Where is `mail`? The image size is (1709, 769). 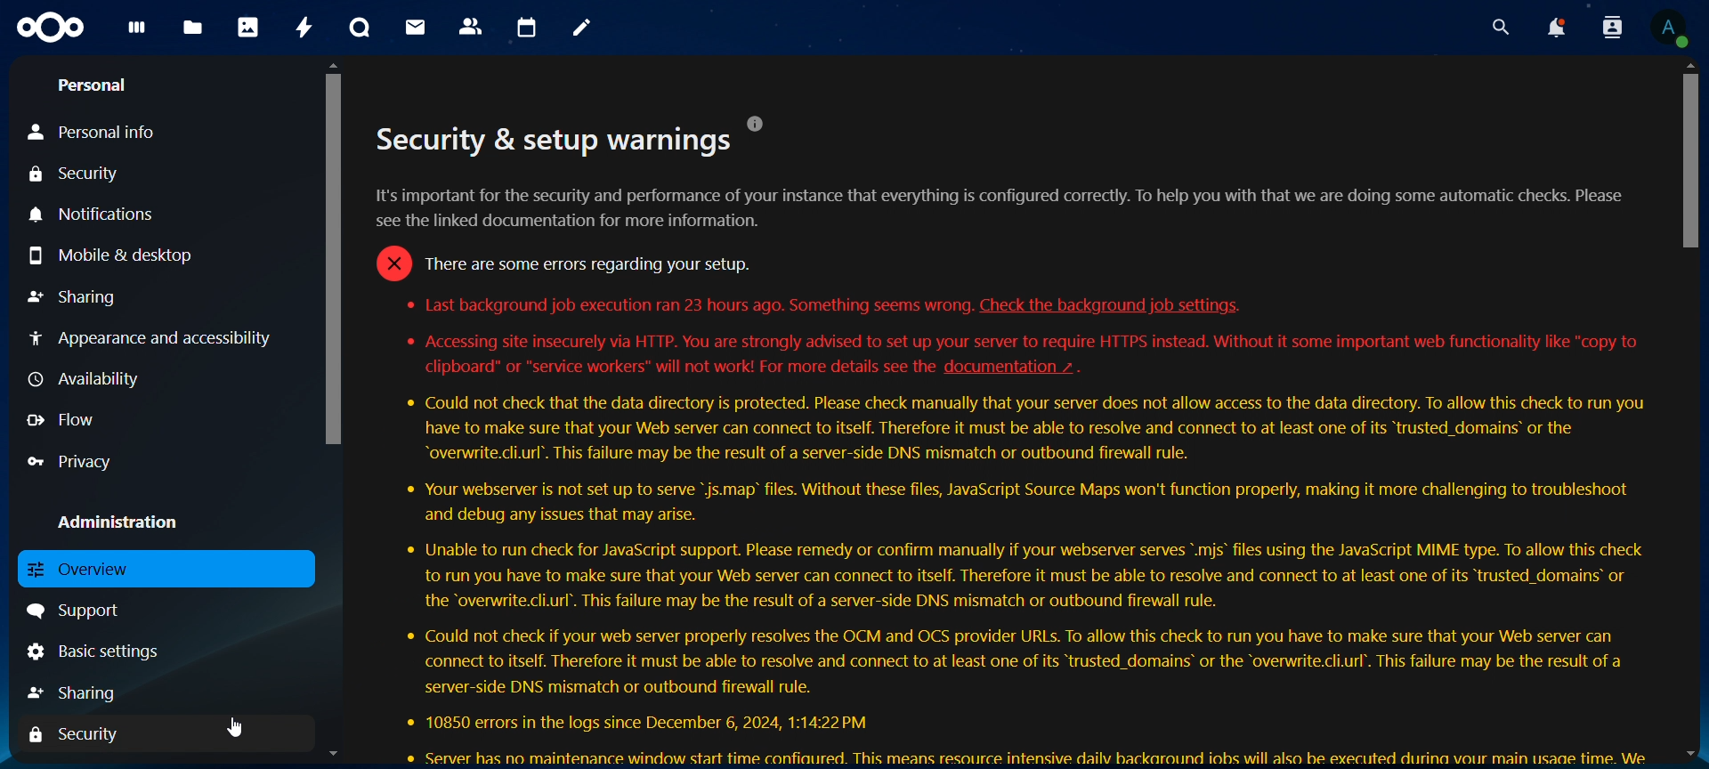 mail is located at coordinates (416, 27).